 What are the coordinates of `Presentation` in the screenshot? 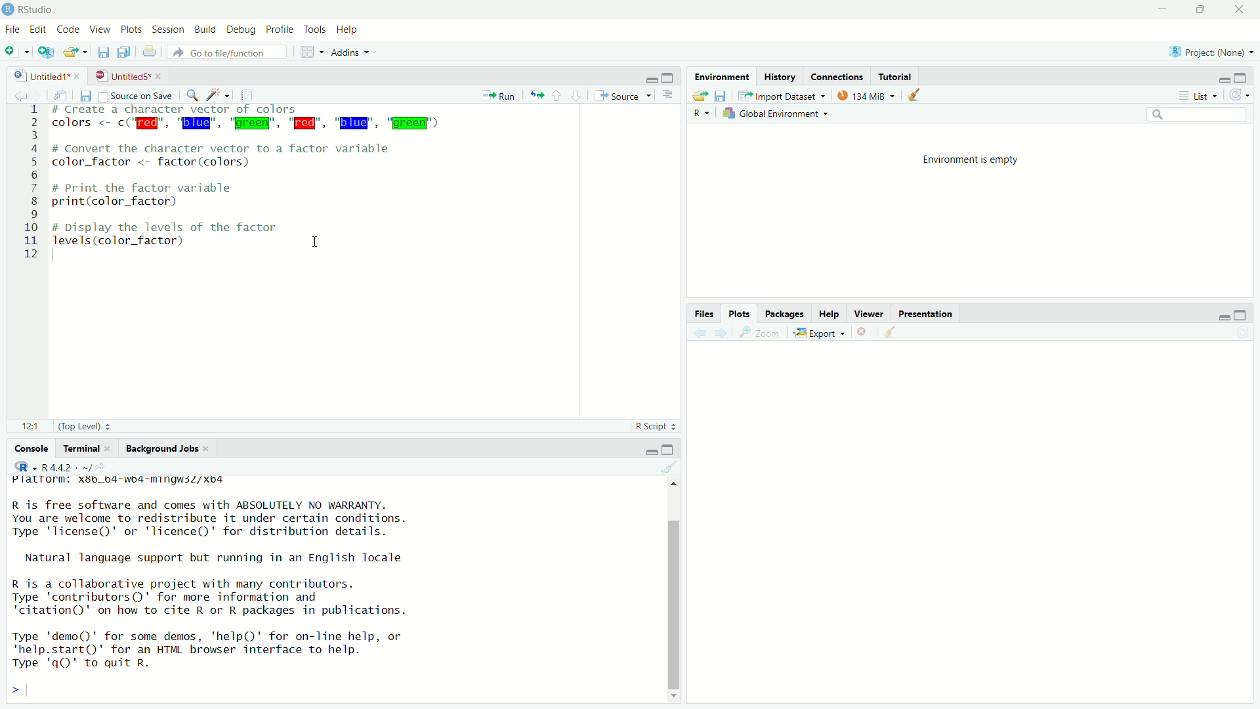 It's located at (927, 312).